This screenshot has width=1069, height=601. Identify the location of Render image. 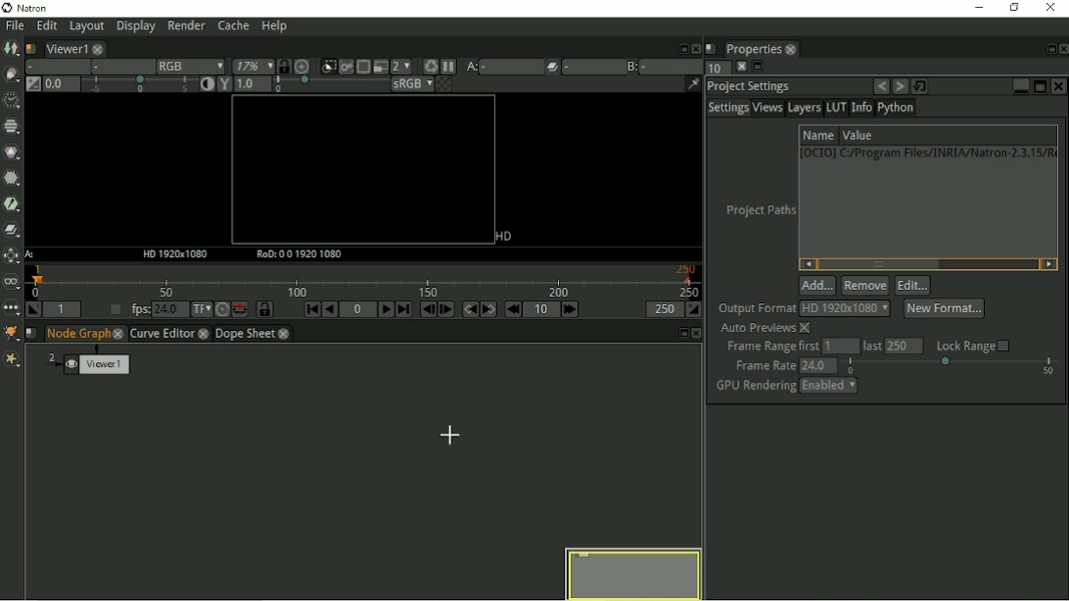
(346, 68).